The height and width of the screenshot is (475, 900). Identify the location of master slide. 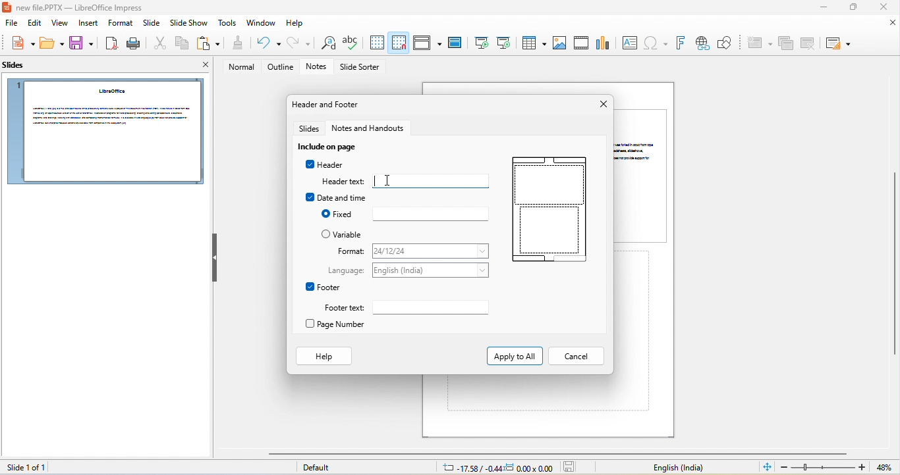
(455, 43).